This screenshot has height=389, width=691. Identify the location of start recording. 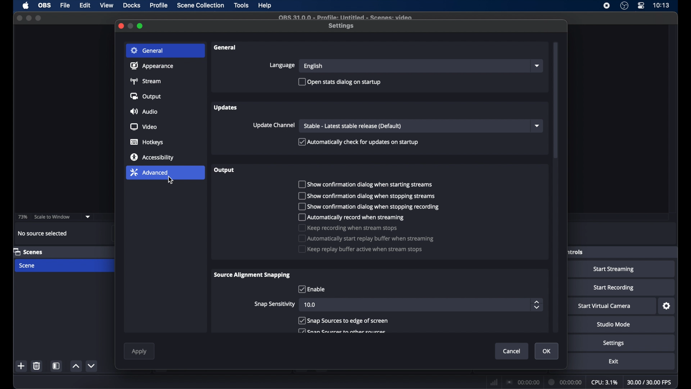
(614, 288).